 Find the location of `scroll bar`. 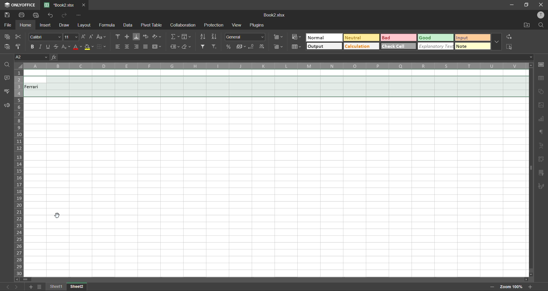

scroll bar is located at coordinates (274, 279).